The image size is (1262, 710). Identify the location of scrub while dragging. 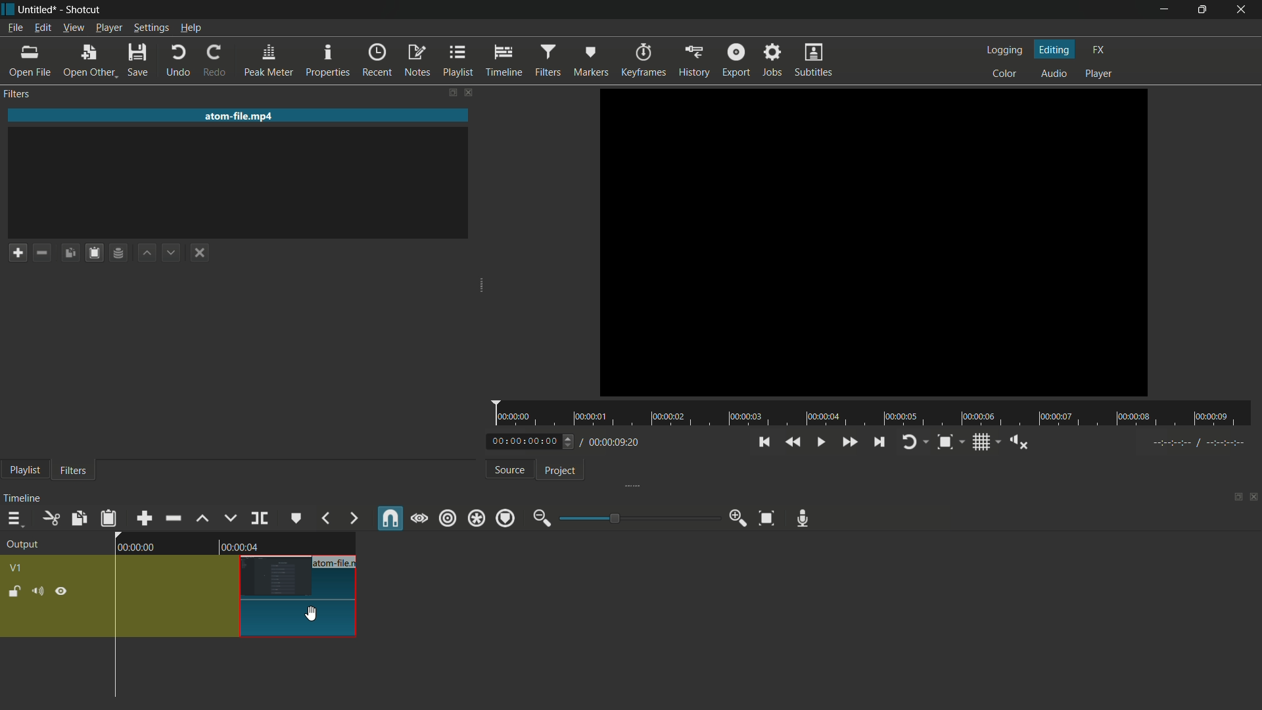
(419, 518).